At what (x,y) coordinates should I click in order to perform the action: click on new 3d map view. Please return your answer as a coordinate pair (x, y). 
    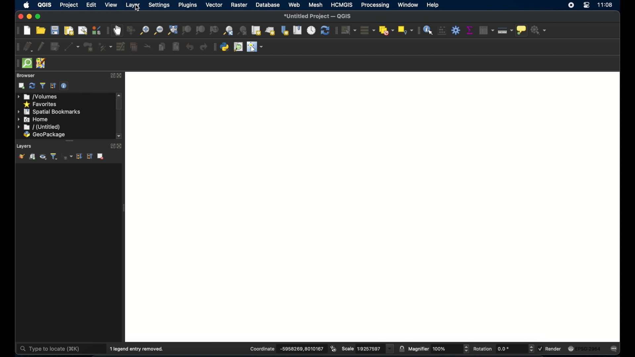
    Looking at the image, I should click on (271, 31).